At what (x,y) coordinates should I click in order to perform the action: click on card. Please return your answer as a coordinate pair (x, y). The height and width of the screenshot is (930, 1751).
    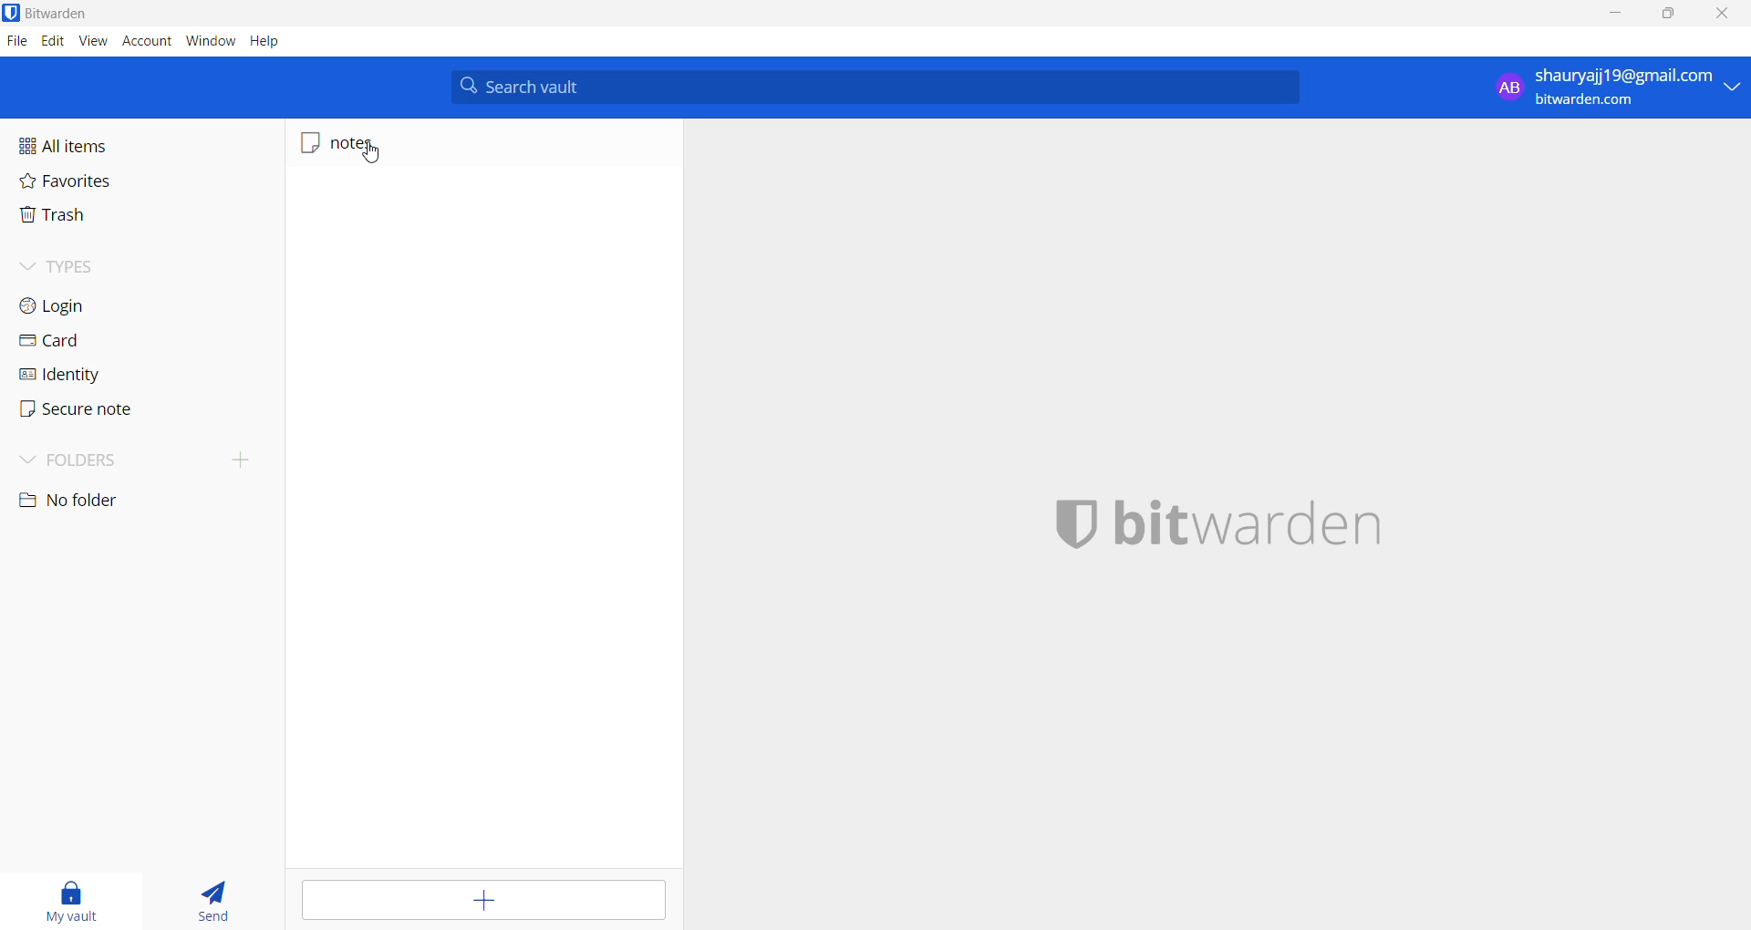
    Looking at the image, I should click on (79, 345).